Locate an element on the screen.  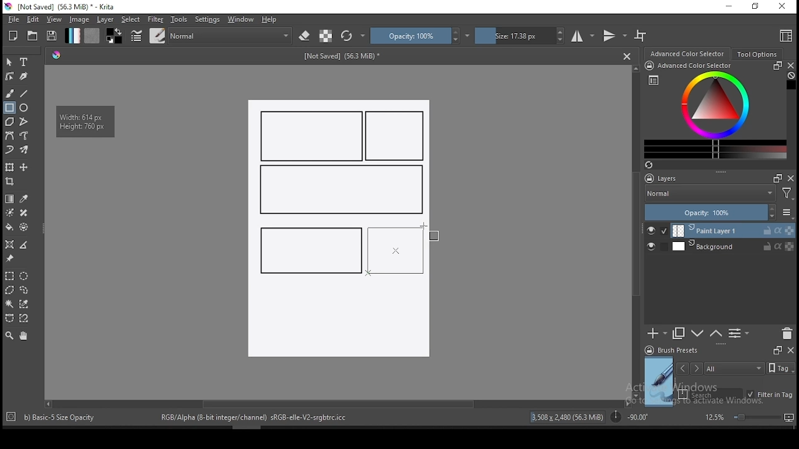
advance color selector is located at coordinates (689, 53).